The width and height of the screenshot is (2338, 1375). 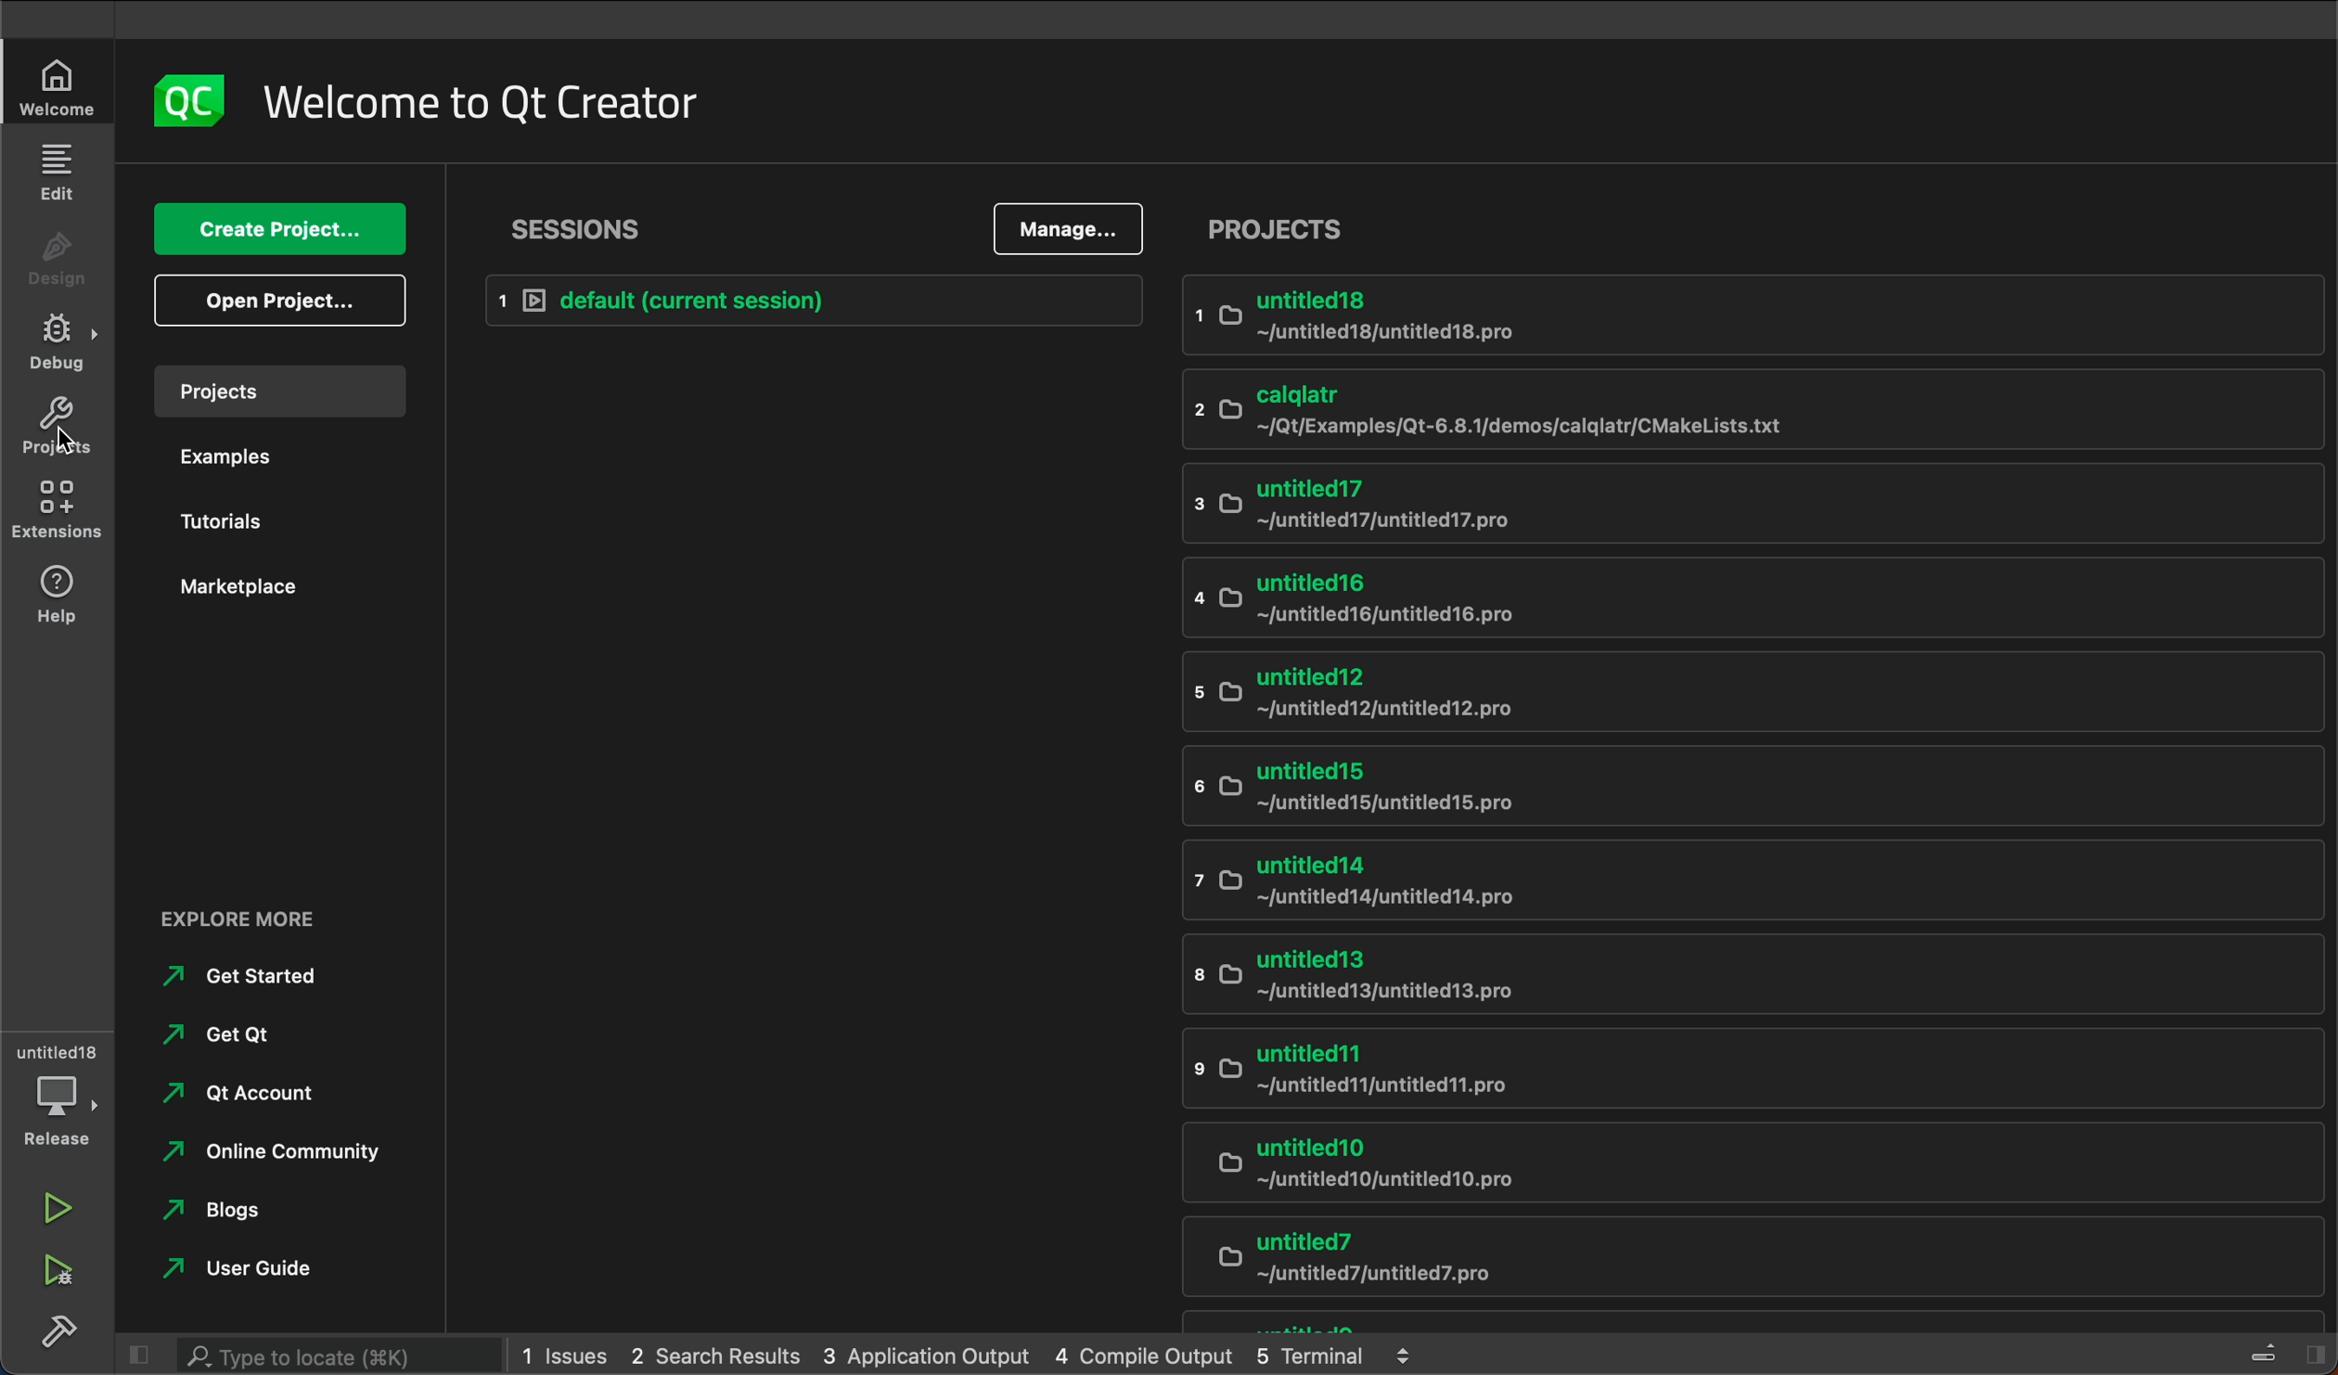 What do you see at coordinates (265, 919) in the screenshot?
I see `explore more` at bounding box center [265, 919].